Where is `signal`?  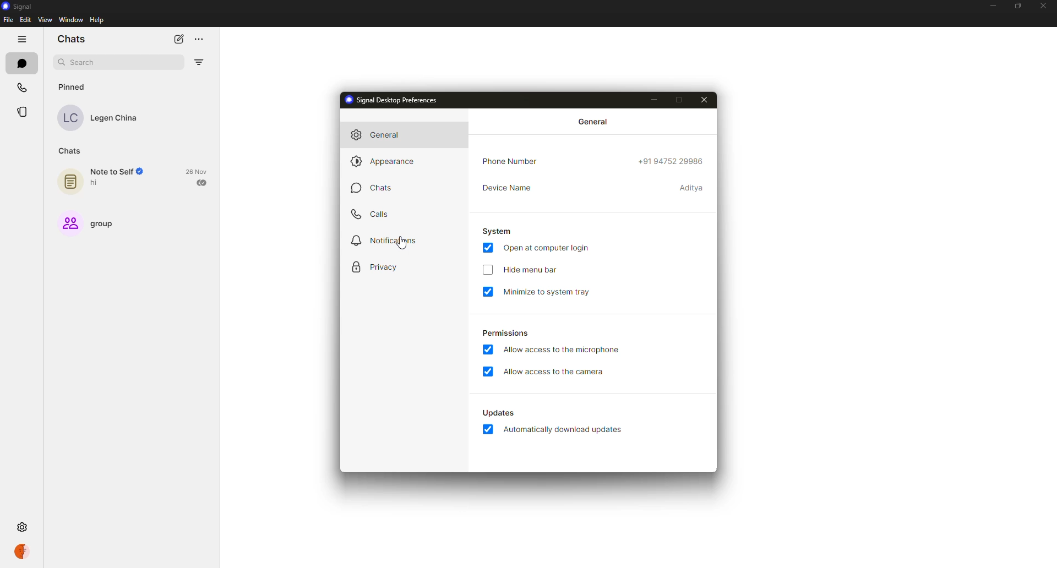 signal is located at coordinates (22, 6).